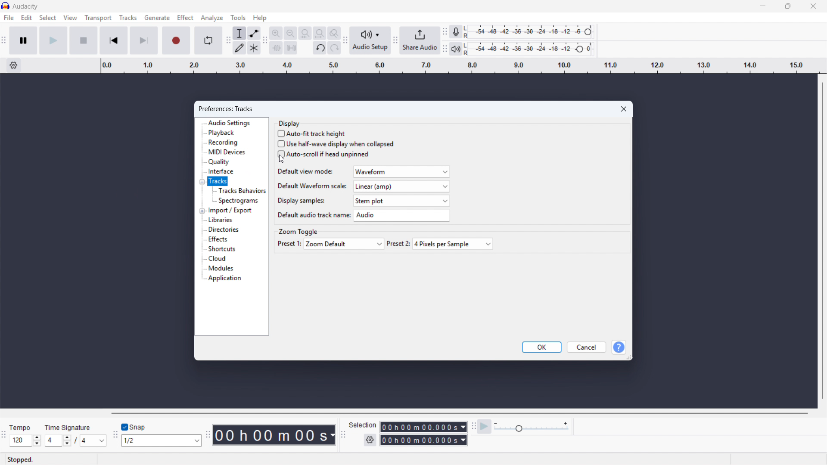 Image resolution: width=827 pixels, height=465 pixels. I want to click on redo, so click(334, 47).